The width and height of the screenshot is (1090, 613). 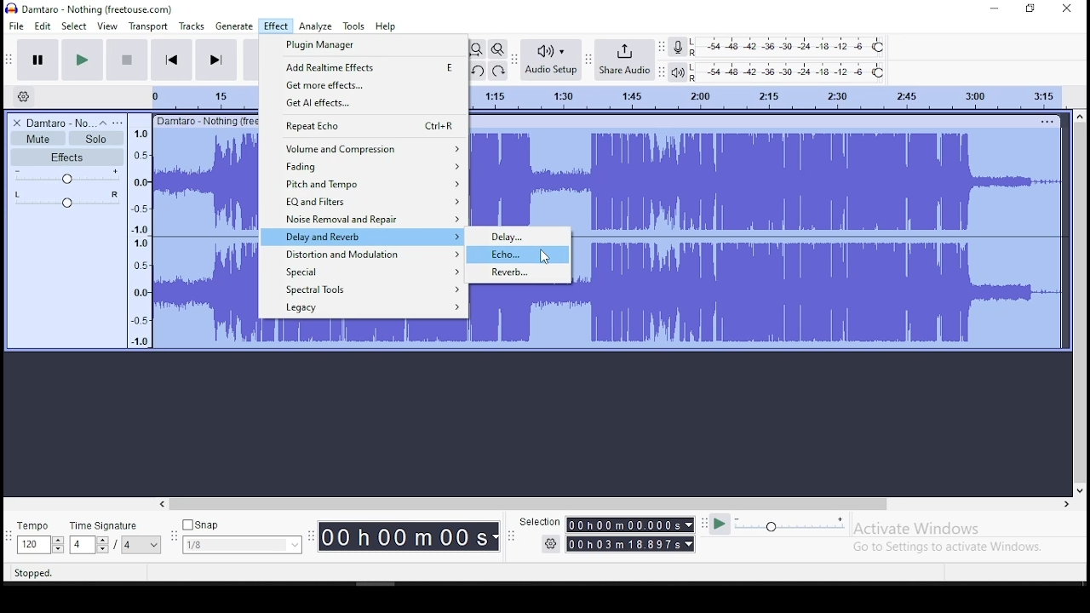 I want to click on fit project to width, so click(x=476, y=49).